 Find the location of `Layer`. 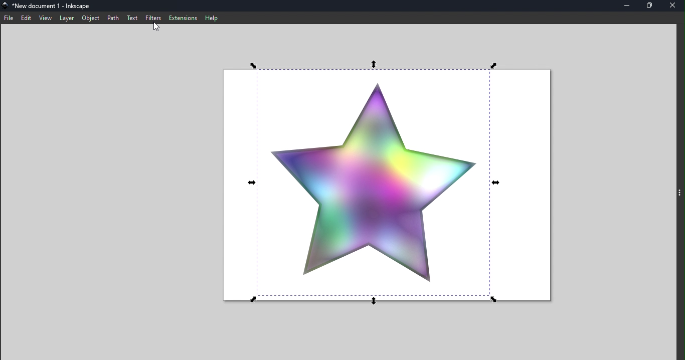

Layer is located at coordinates (66, 18).